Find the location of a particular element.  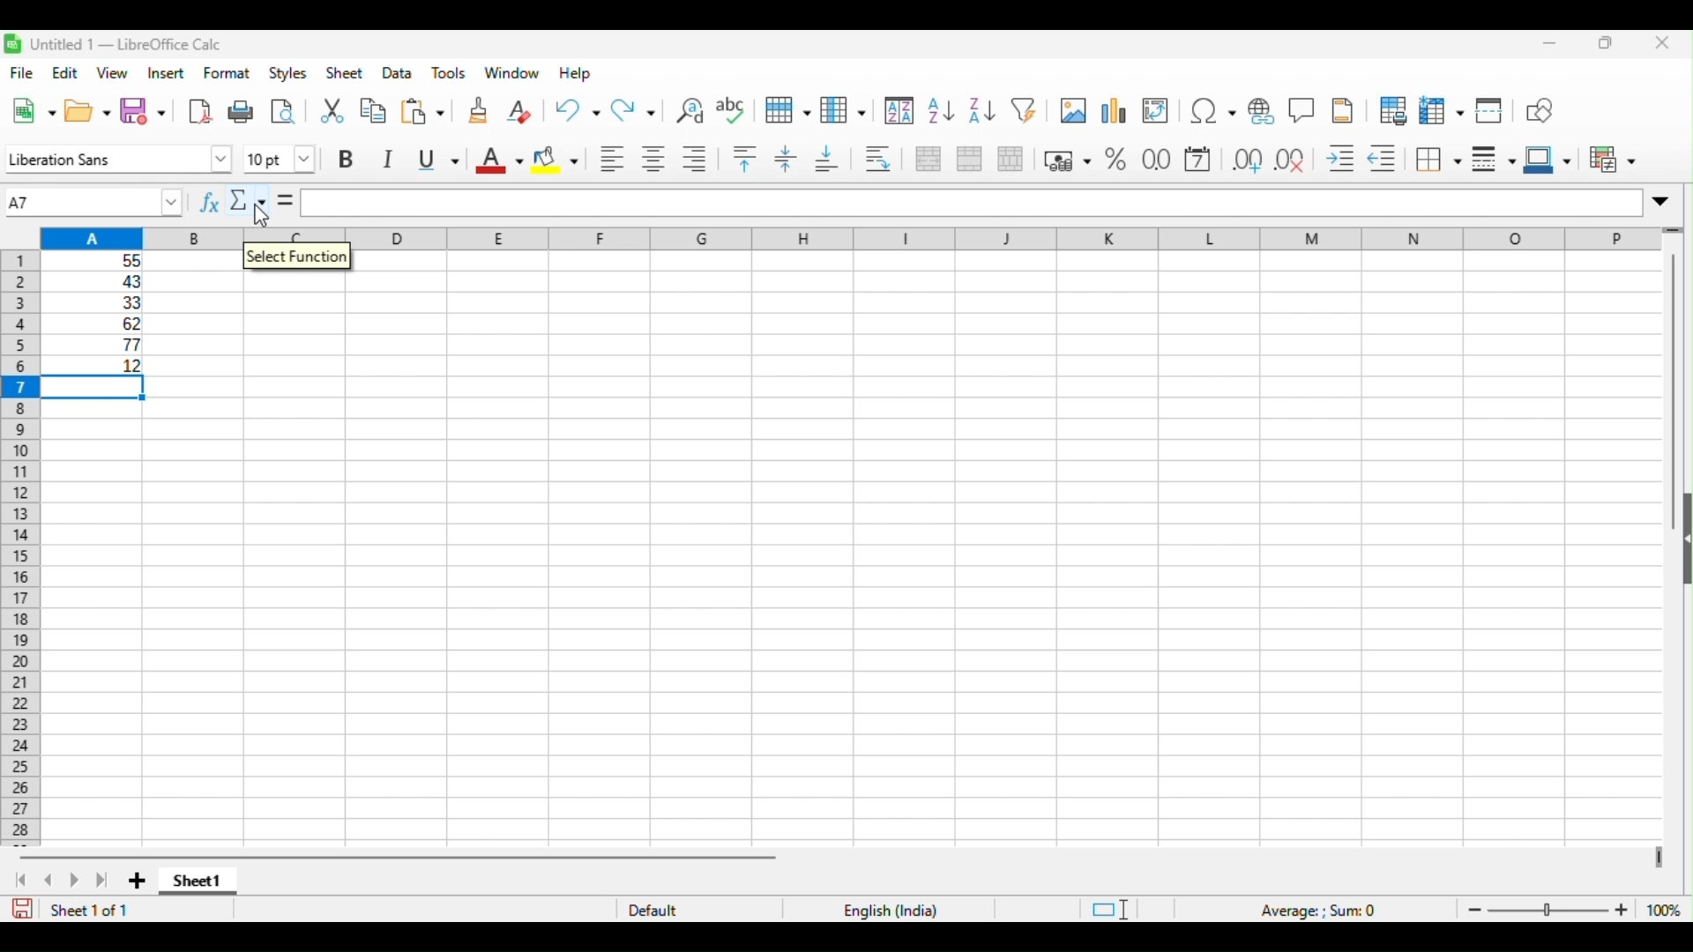

insert or edit pivot table is located at coordinates (1159, 108).